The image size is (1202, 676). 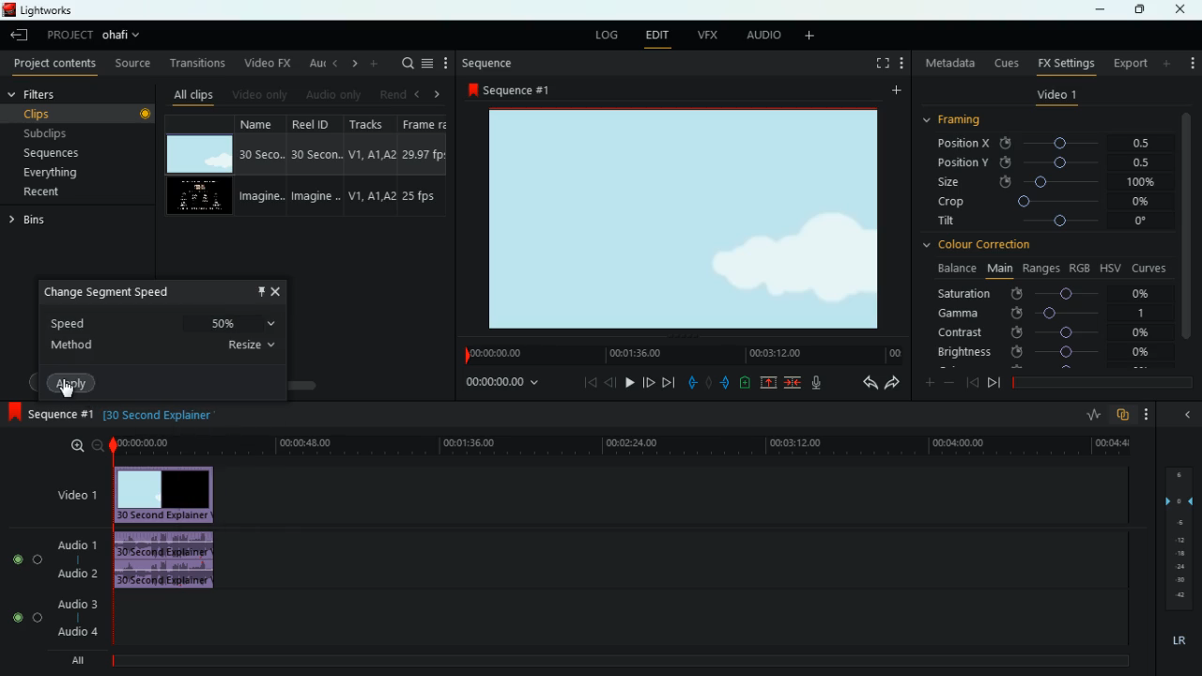 I want to click on all clips, so click(x=190, y=92).